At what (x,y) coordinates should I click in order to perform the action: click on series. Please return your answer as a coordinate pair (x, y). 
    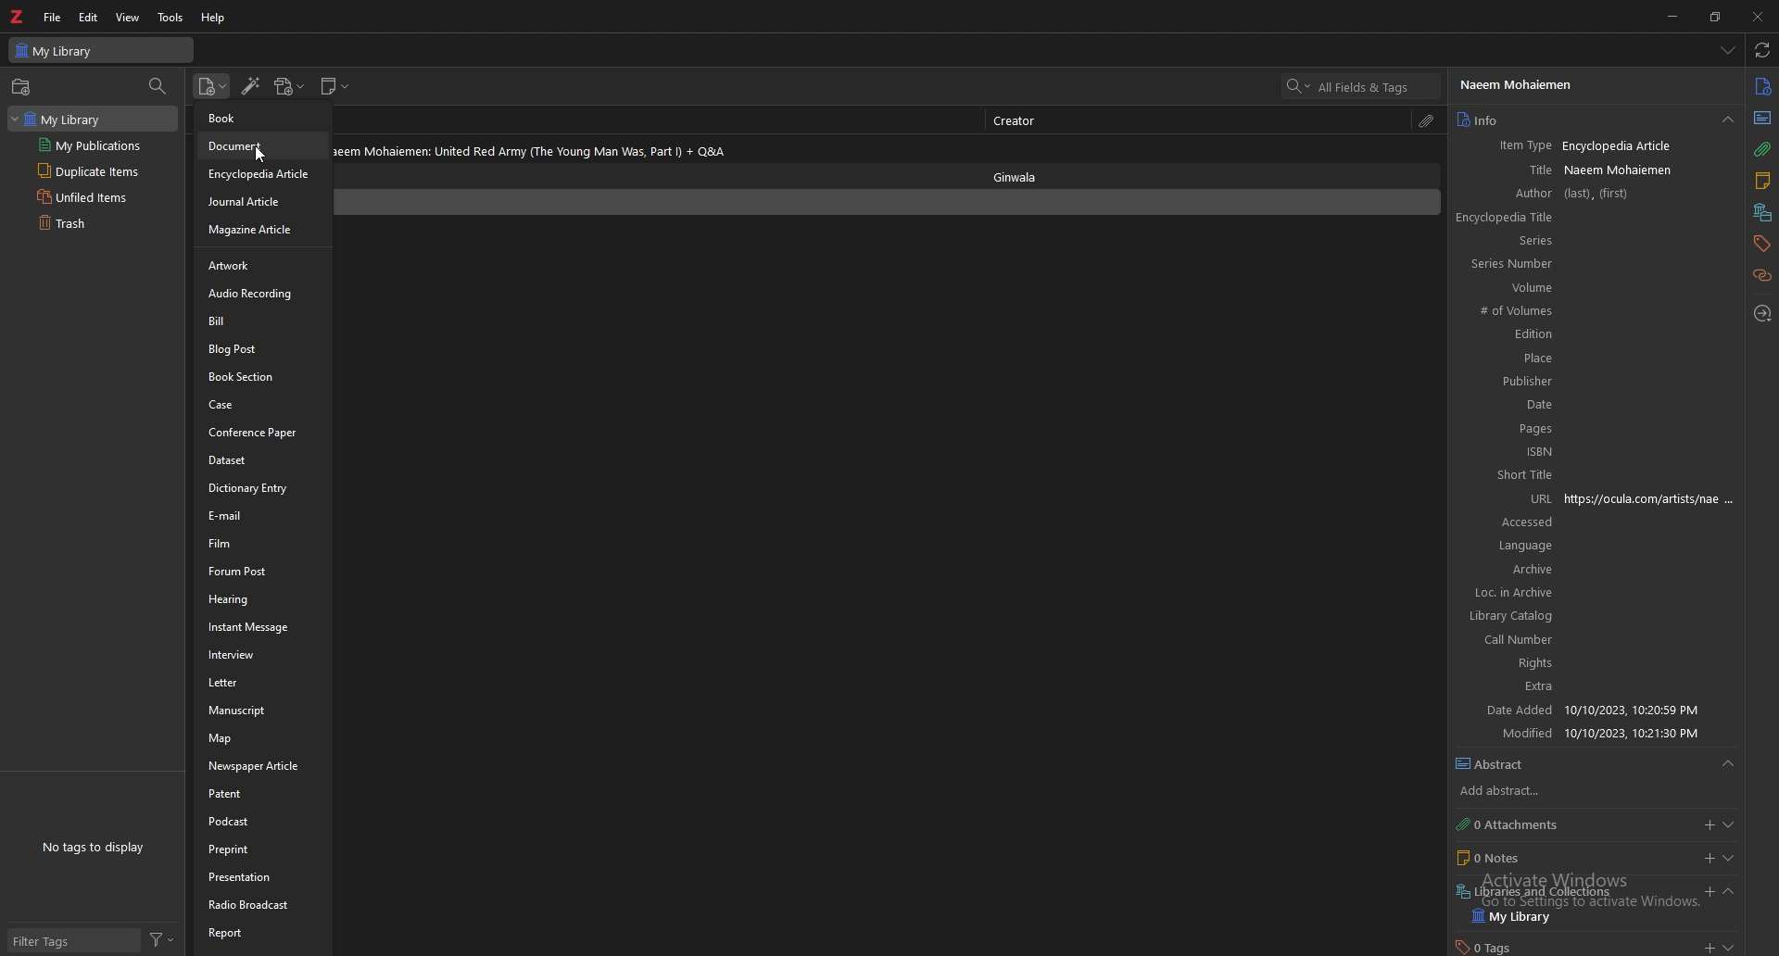
    Looking at the image, I should click on (1533, 240).